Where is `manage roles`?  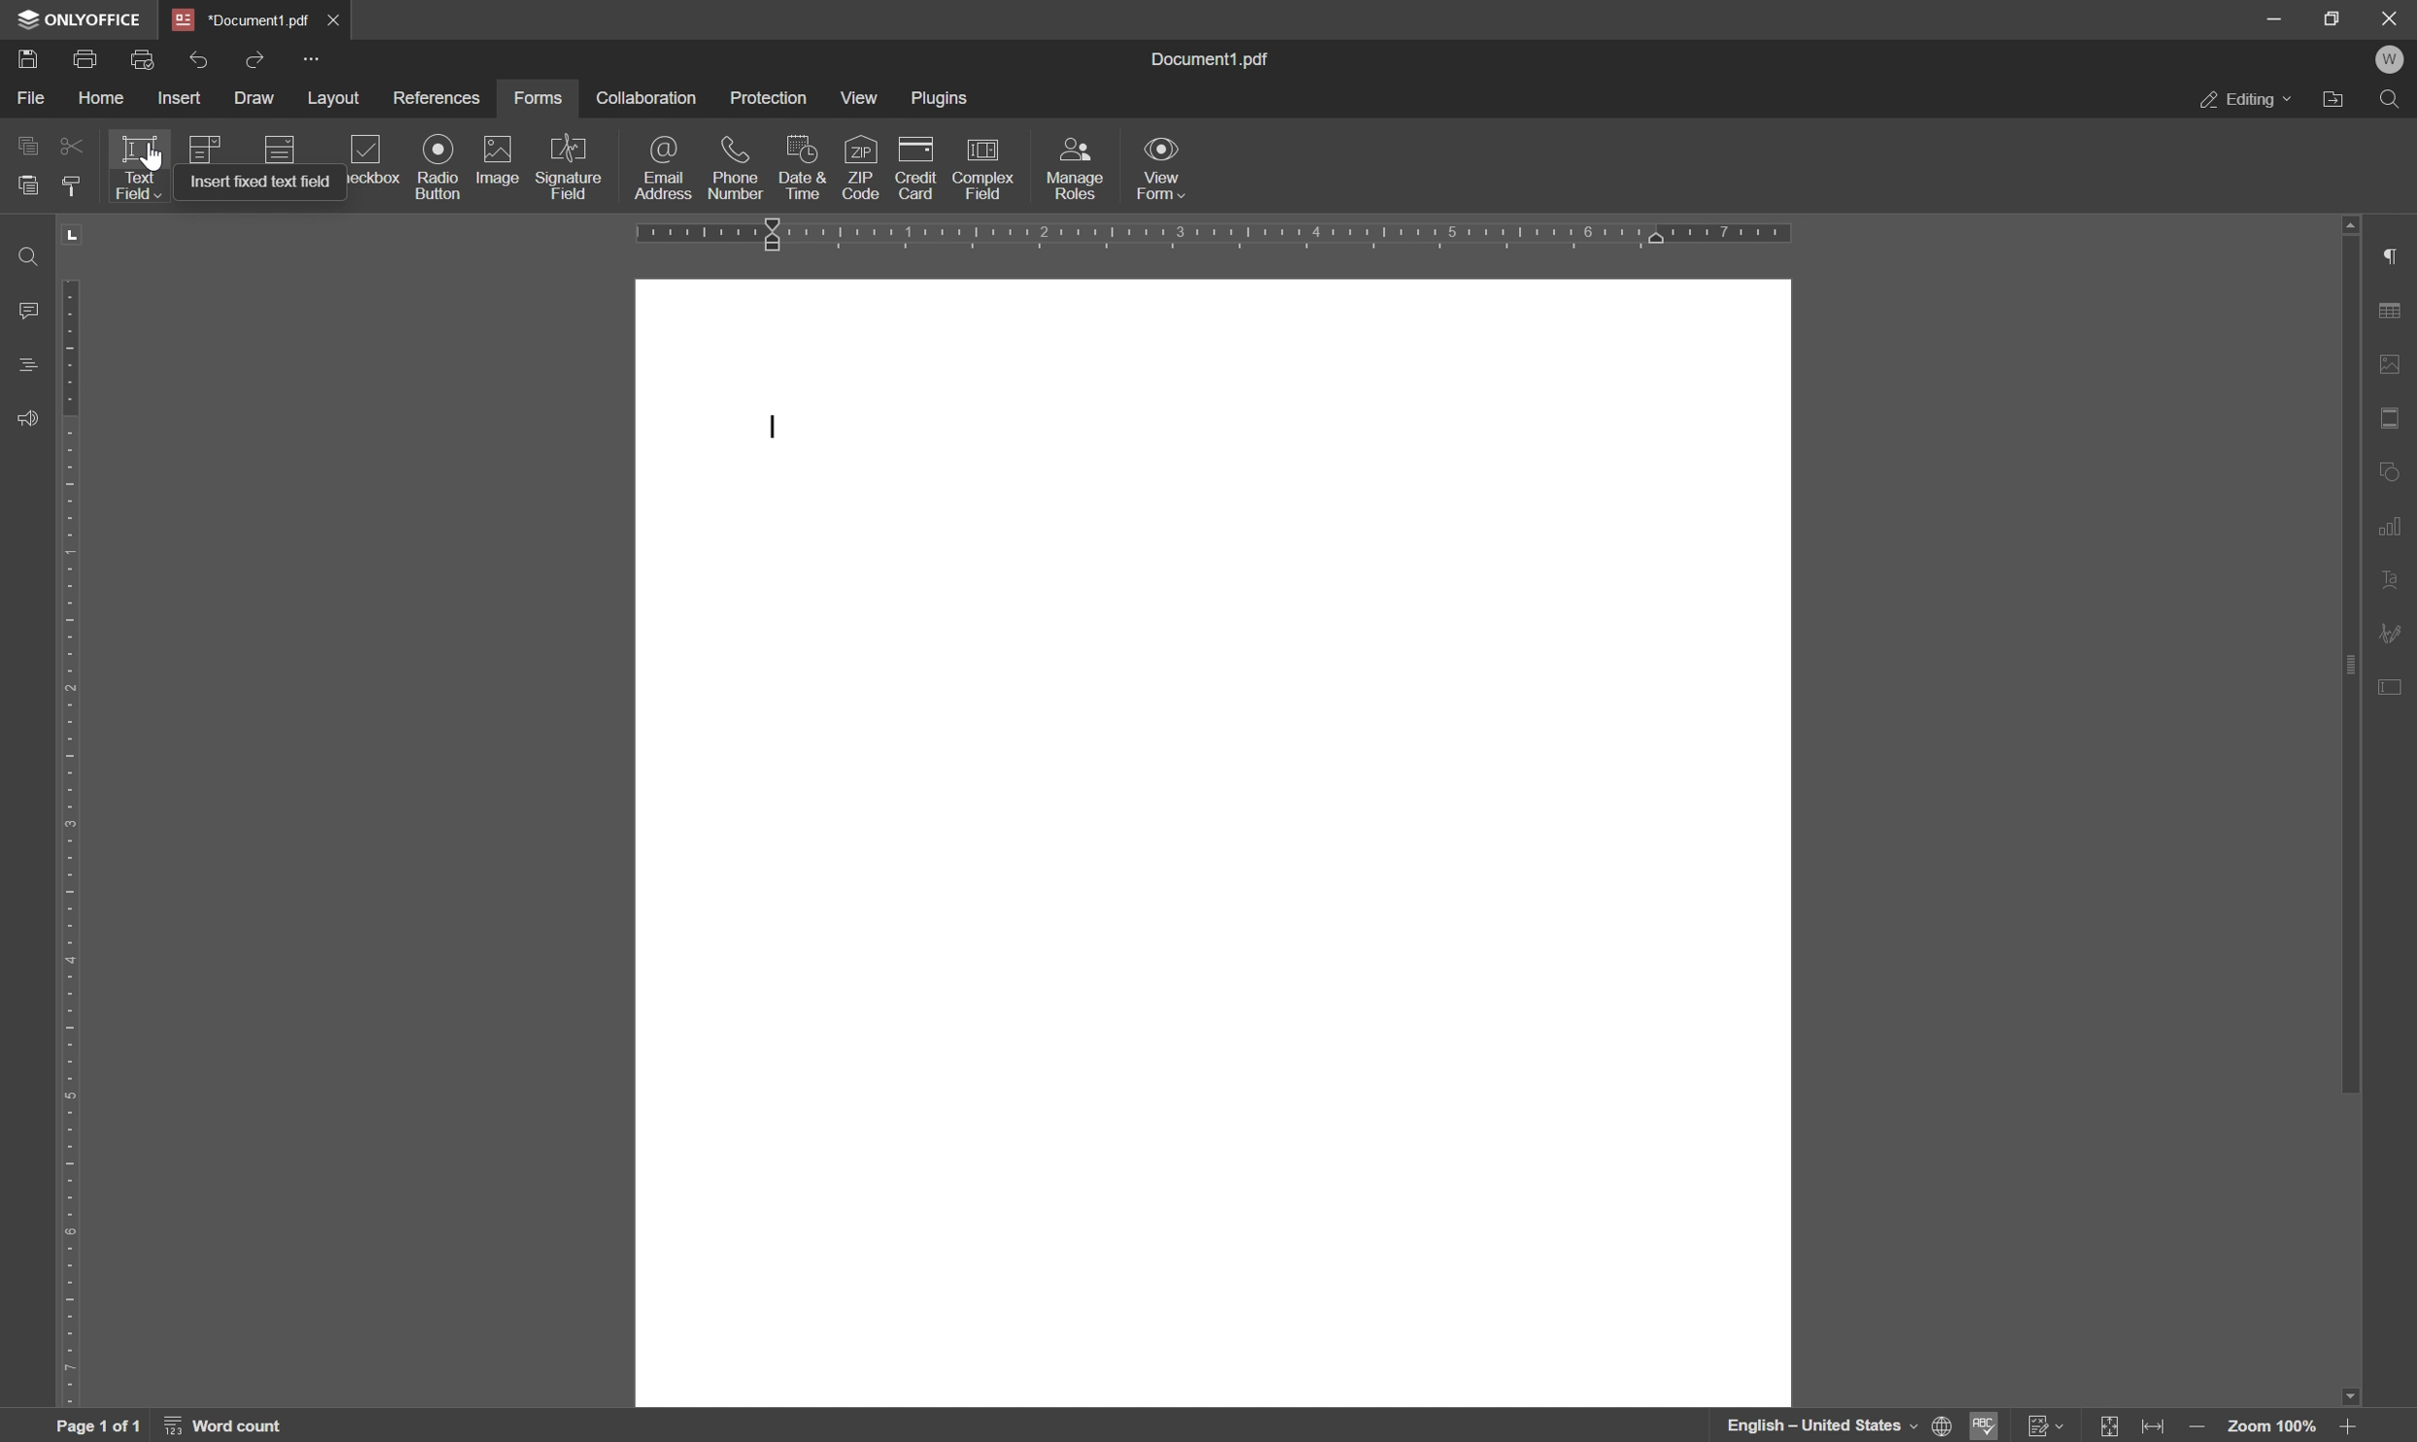 manage roles is located at coordinates (1079, 167).